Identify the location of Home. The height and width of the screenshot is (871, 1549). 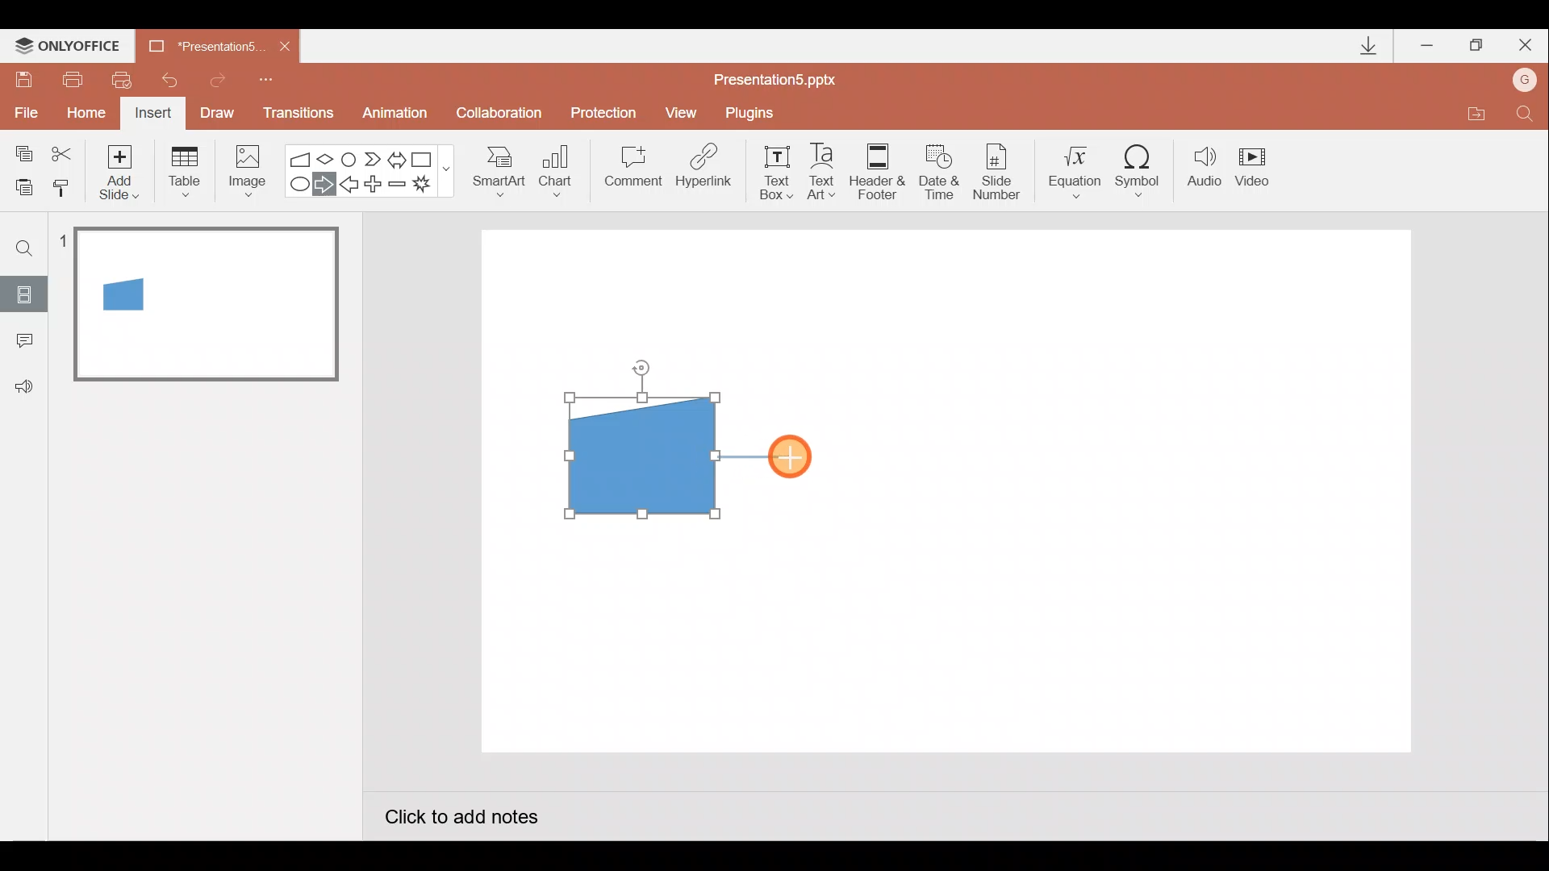
(81, 109).